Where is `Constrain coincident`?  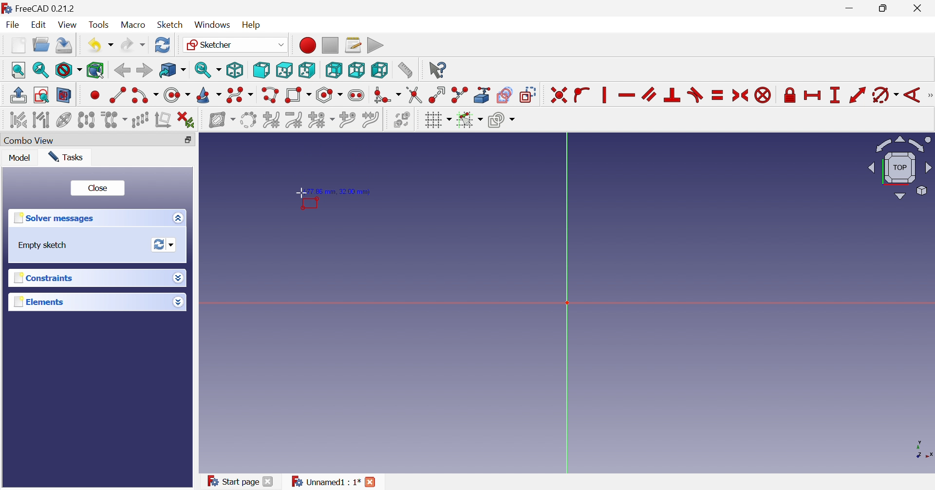
Constrain coincident is located at coordinates (559, 95).